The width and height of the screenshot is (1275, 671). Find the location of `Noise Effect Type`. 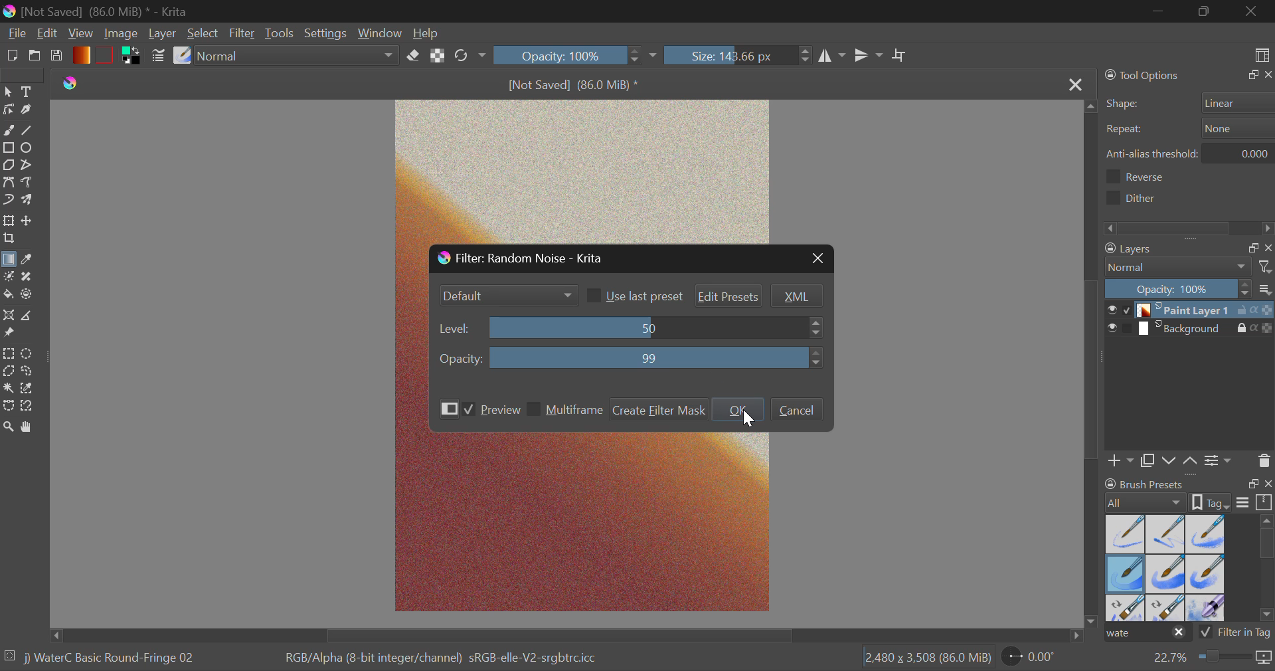

Noise Effect Type is located at coordinates (509, 296).